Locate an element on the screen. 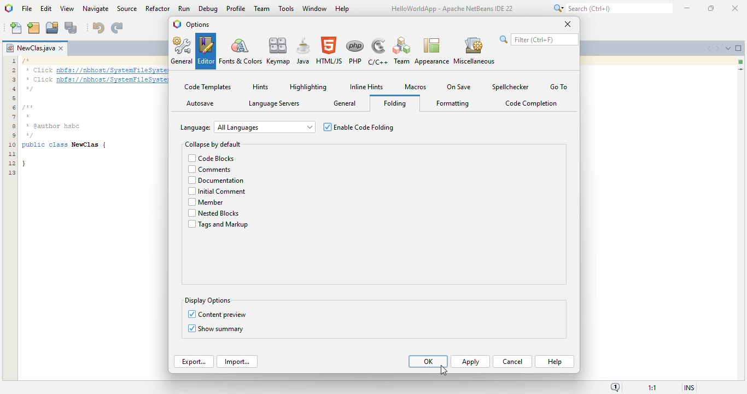 The height and width of the screenshot is (394, 747). search is located at coordinates (611, 8).